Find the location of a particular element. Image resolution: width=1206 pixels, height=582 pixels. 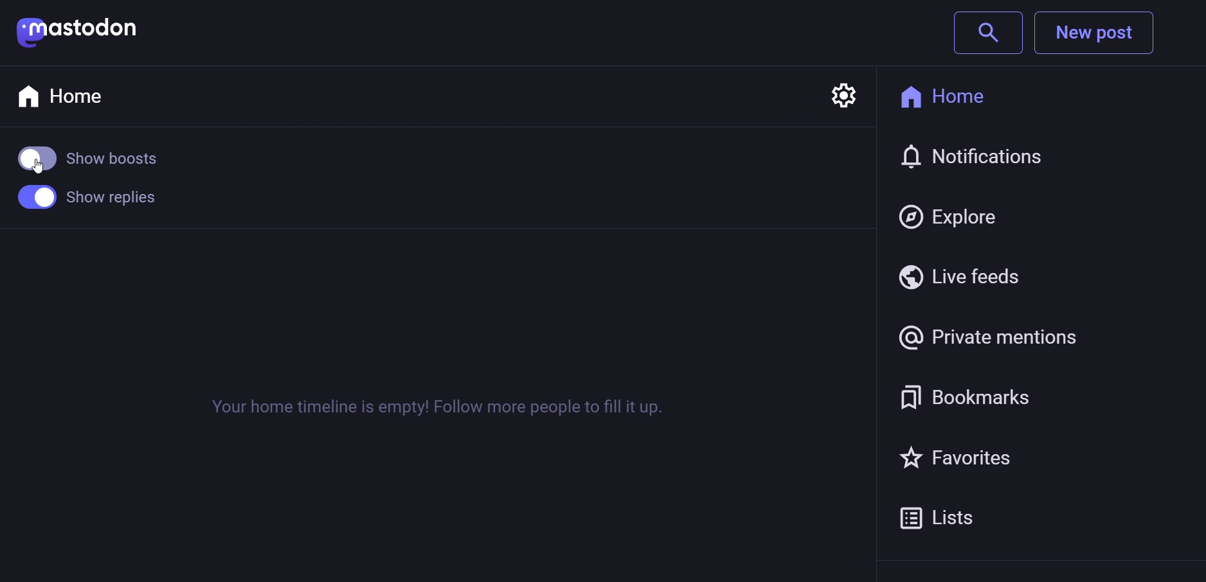

notification is located at coordinates (978, 159).